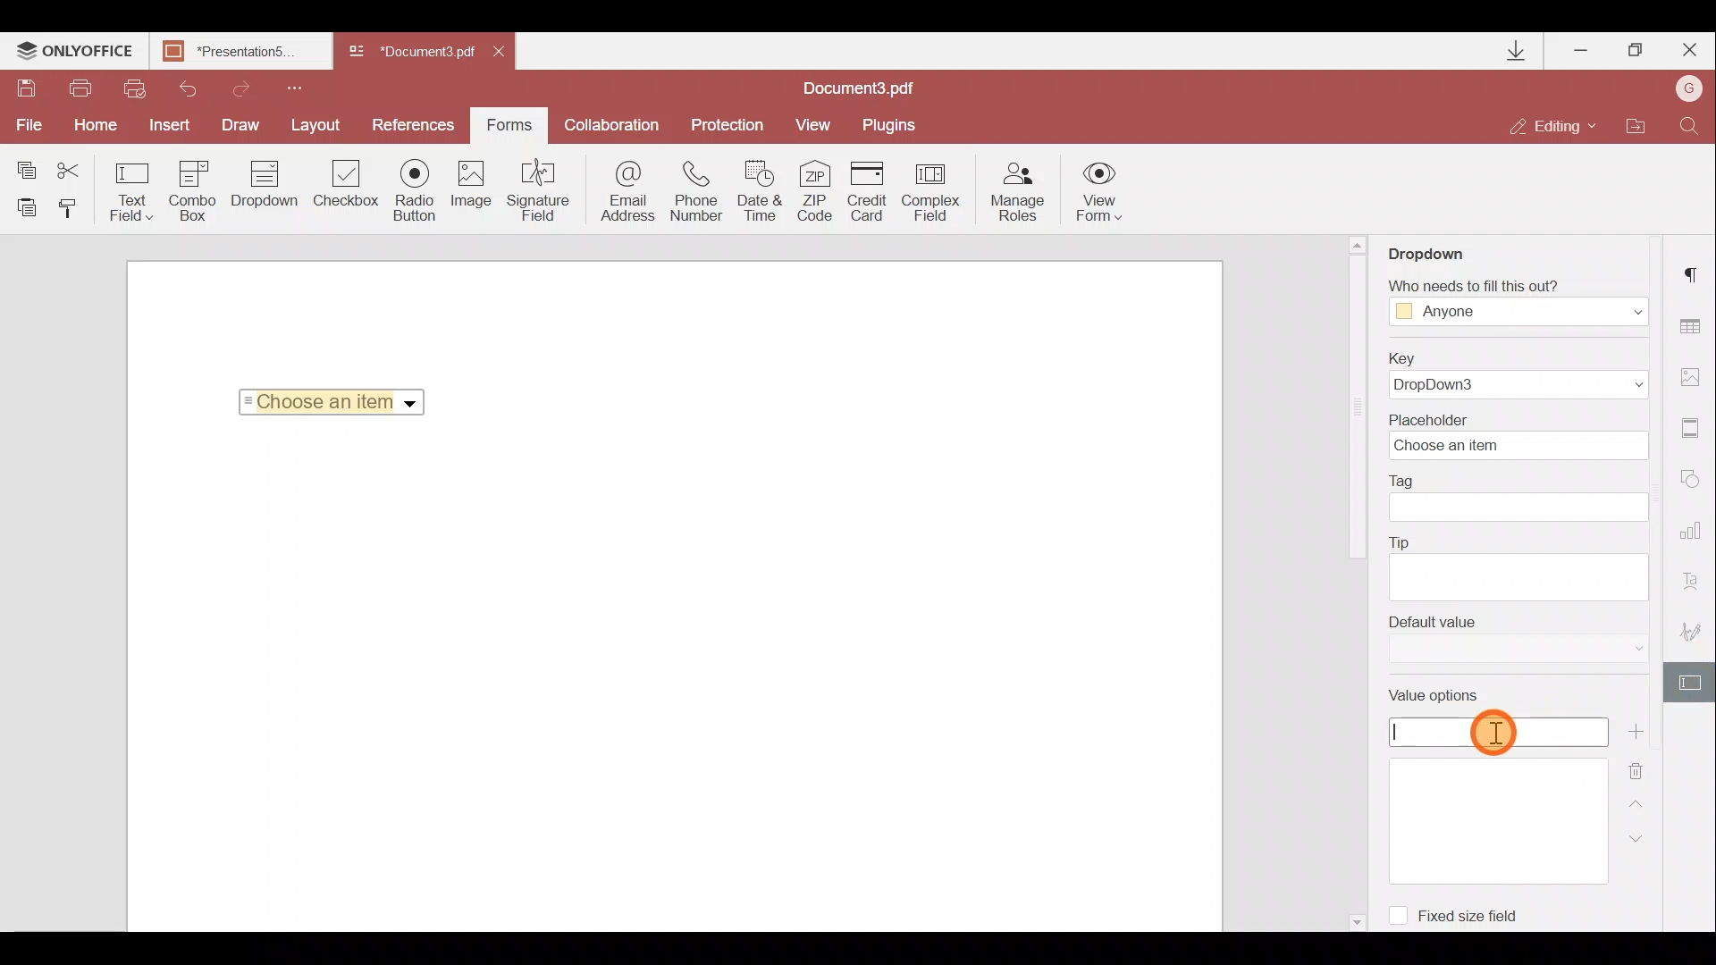 Image resolution: width=1716 pixels, height=965 pixels. I want to click on Document name, so click(409, 53).